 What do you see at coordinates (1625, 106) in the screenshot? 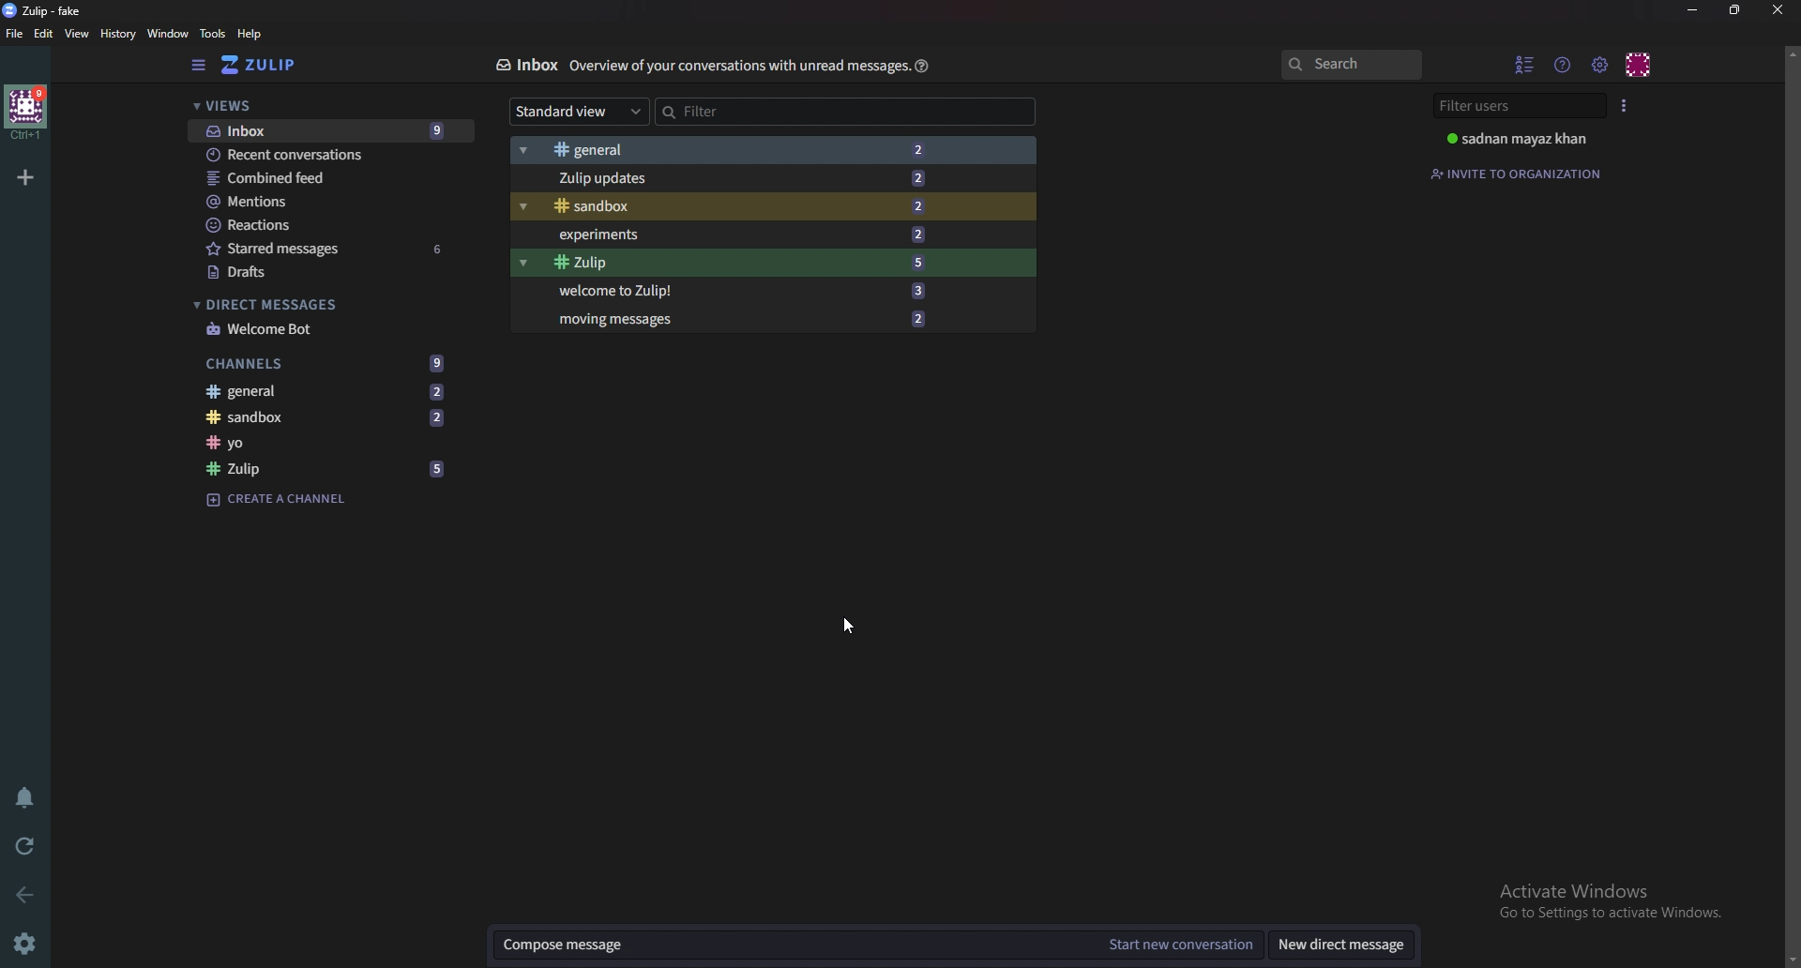
I see `User list style` at bounding box center [1625, 106].